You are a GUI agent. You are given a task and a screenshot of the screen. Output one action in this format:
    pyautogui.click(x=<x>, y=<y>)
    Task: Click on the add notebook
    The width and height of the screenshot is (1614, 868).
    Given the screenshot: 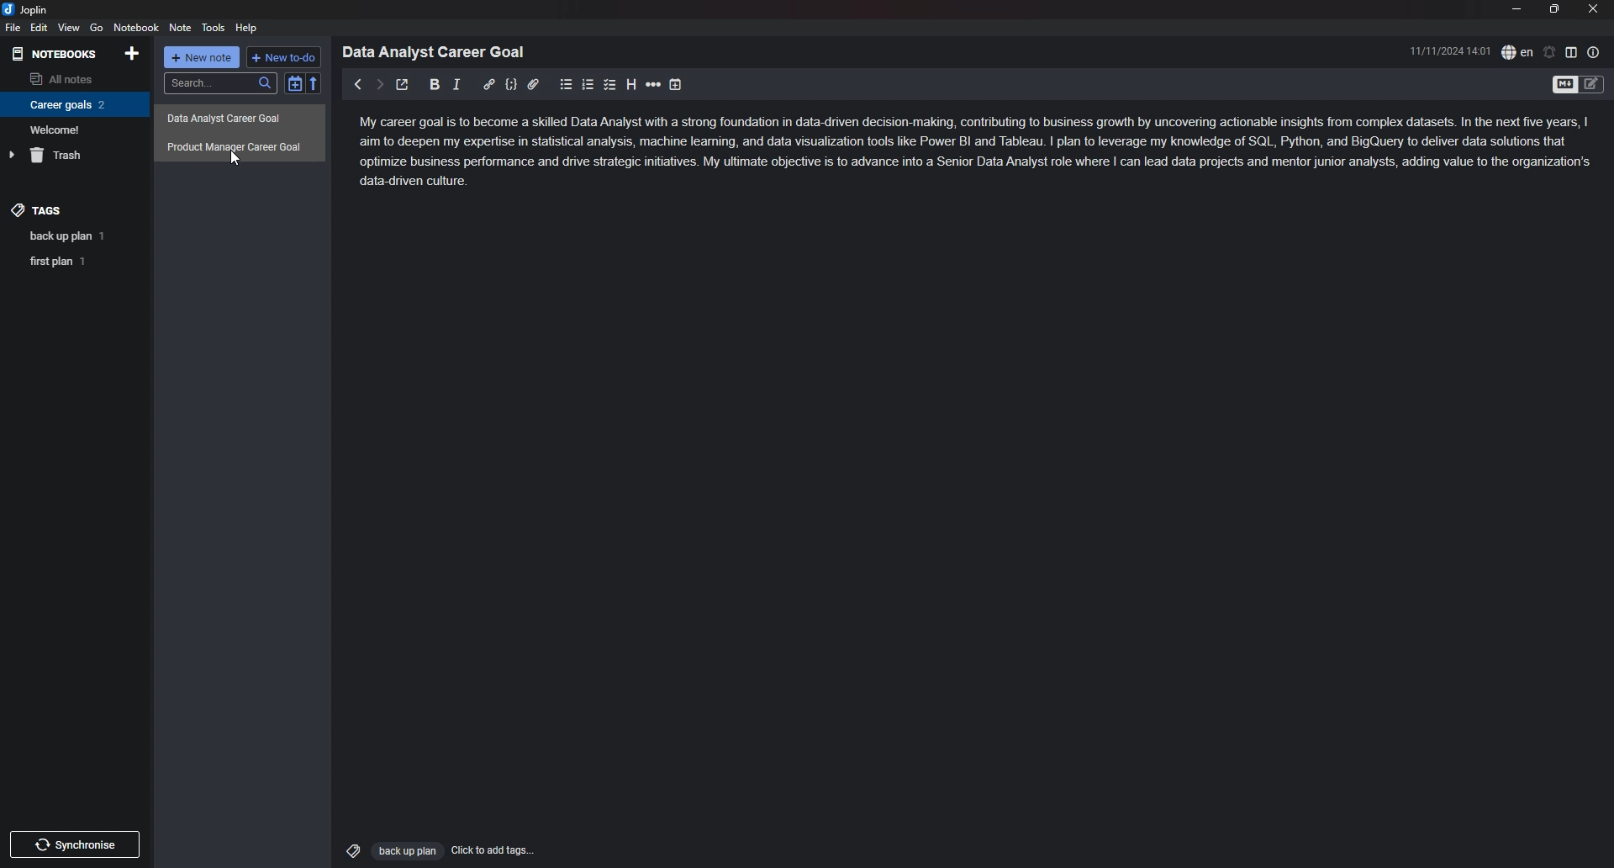 What is the action you would take?
    pyautogui.click(x=134, y=53)
    